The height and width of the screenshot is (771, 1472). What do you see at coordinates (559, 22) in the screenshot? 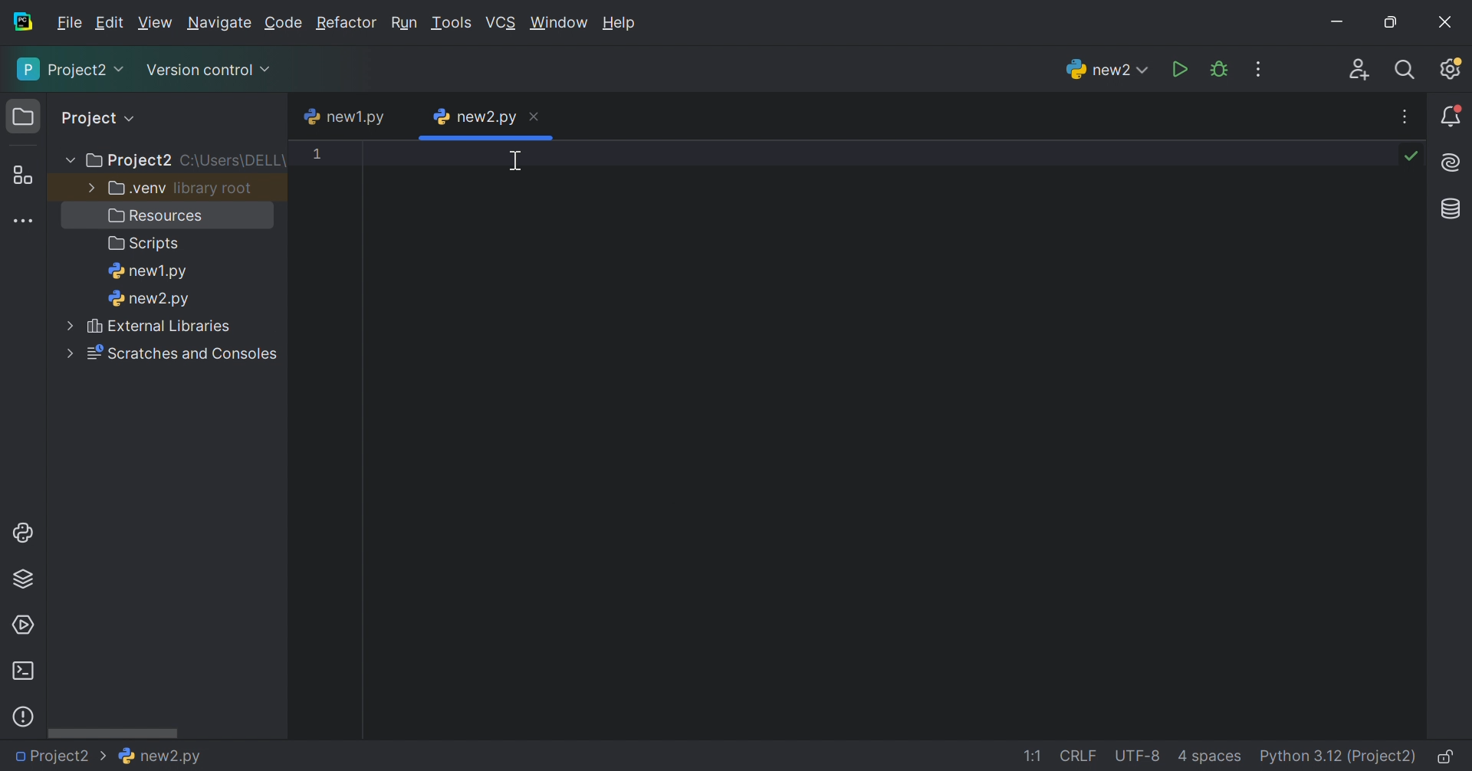
I see `Window` at bounding box center [559, 22].